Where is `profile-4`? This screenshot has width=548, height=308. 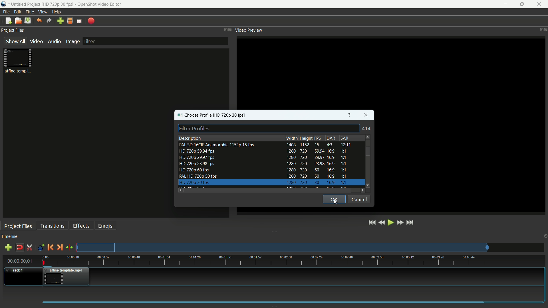 profile-4 is located at coordinates (264, 164).